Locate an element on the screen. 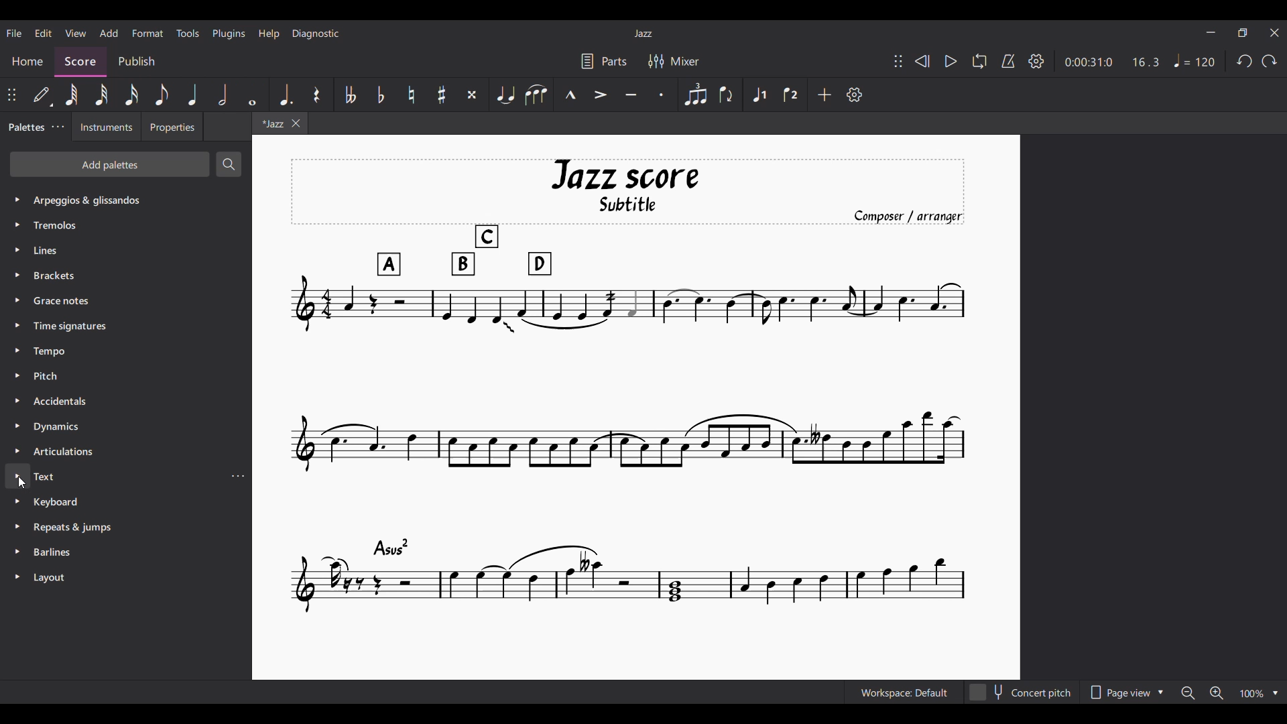  Half note is located at coordinates (223, 95).